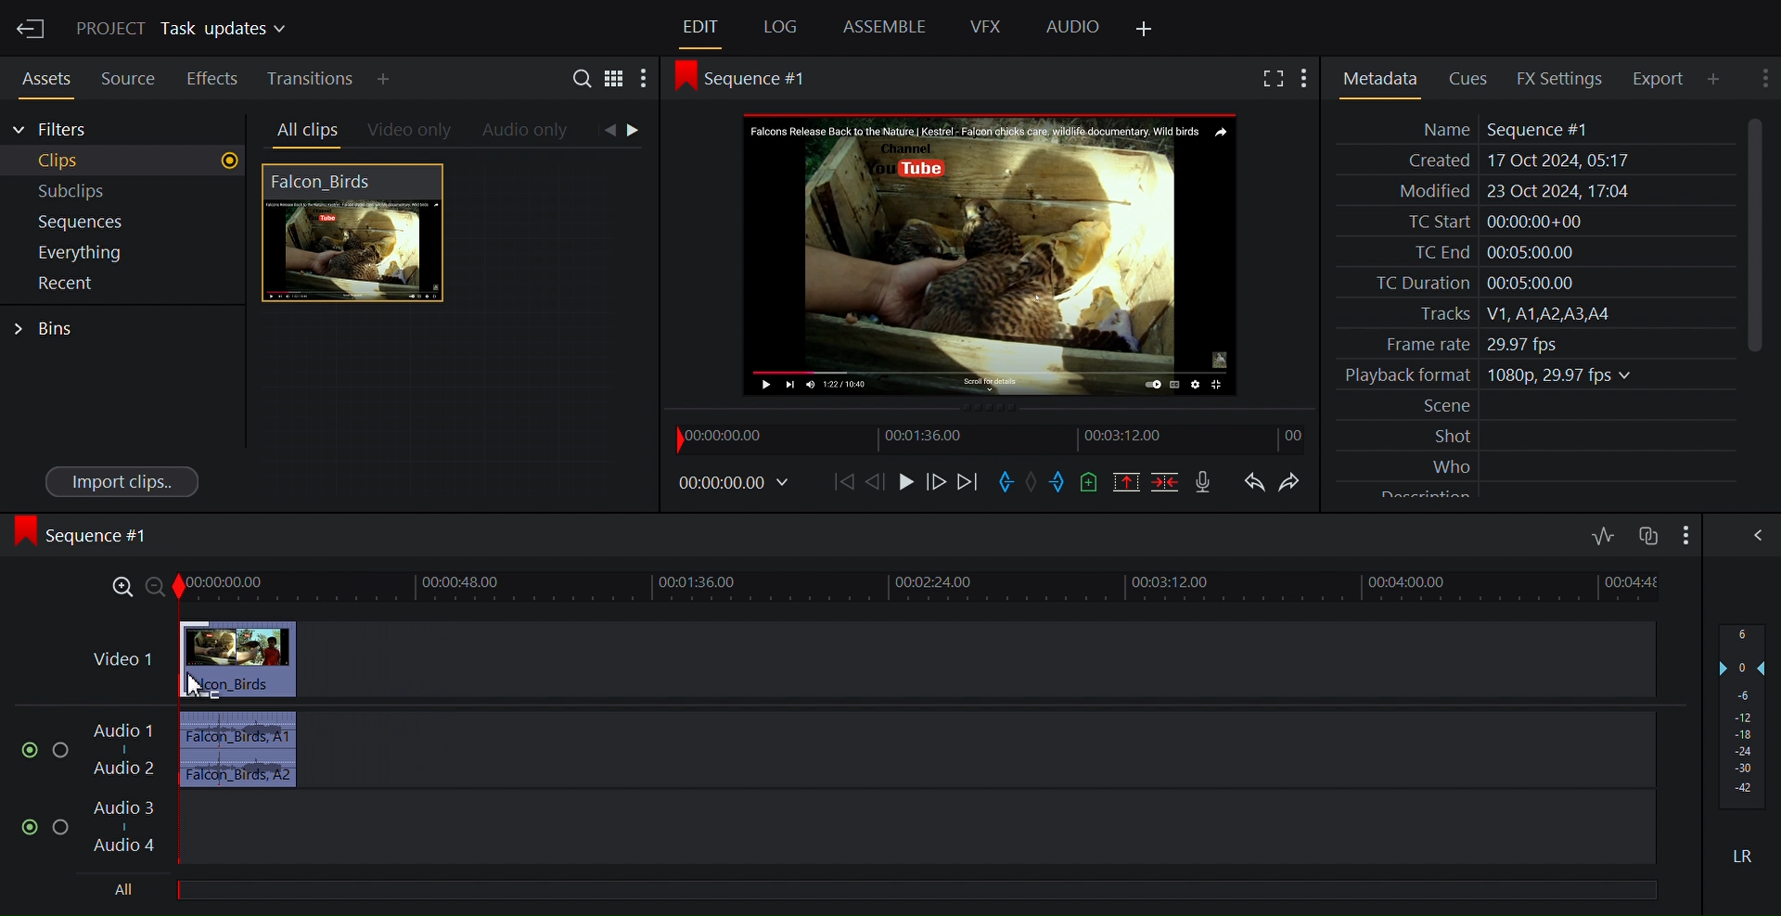  I want to click on Show/Change project details, so click(186, 30).